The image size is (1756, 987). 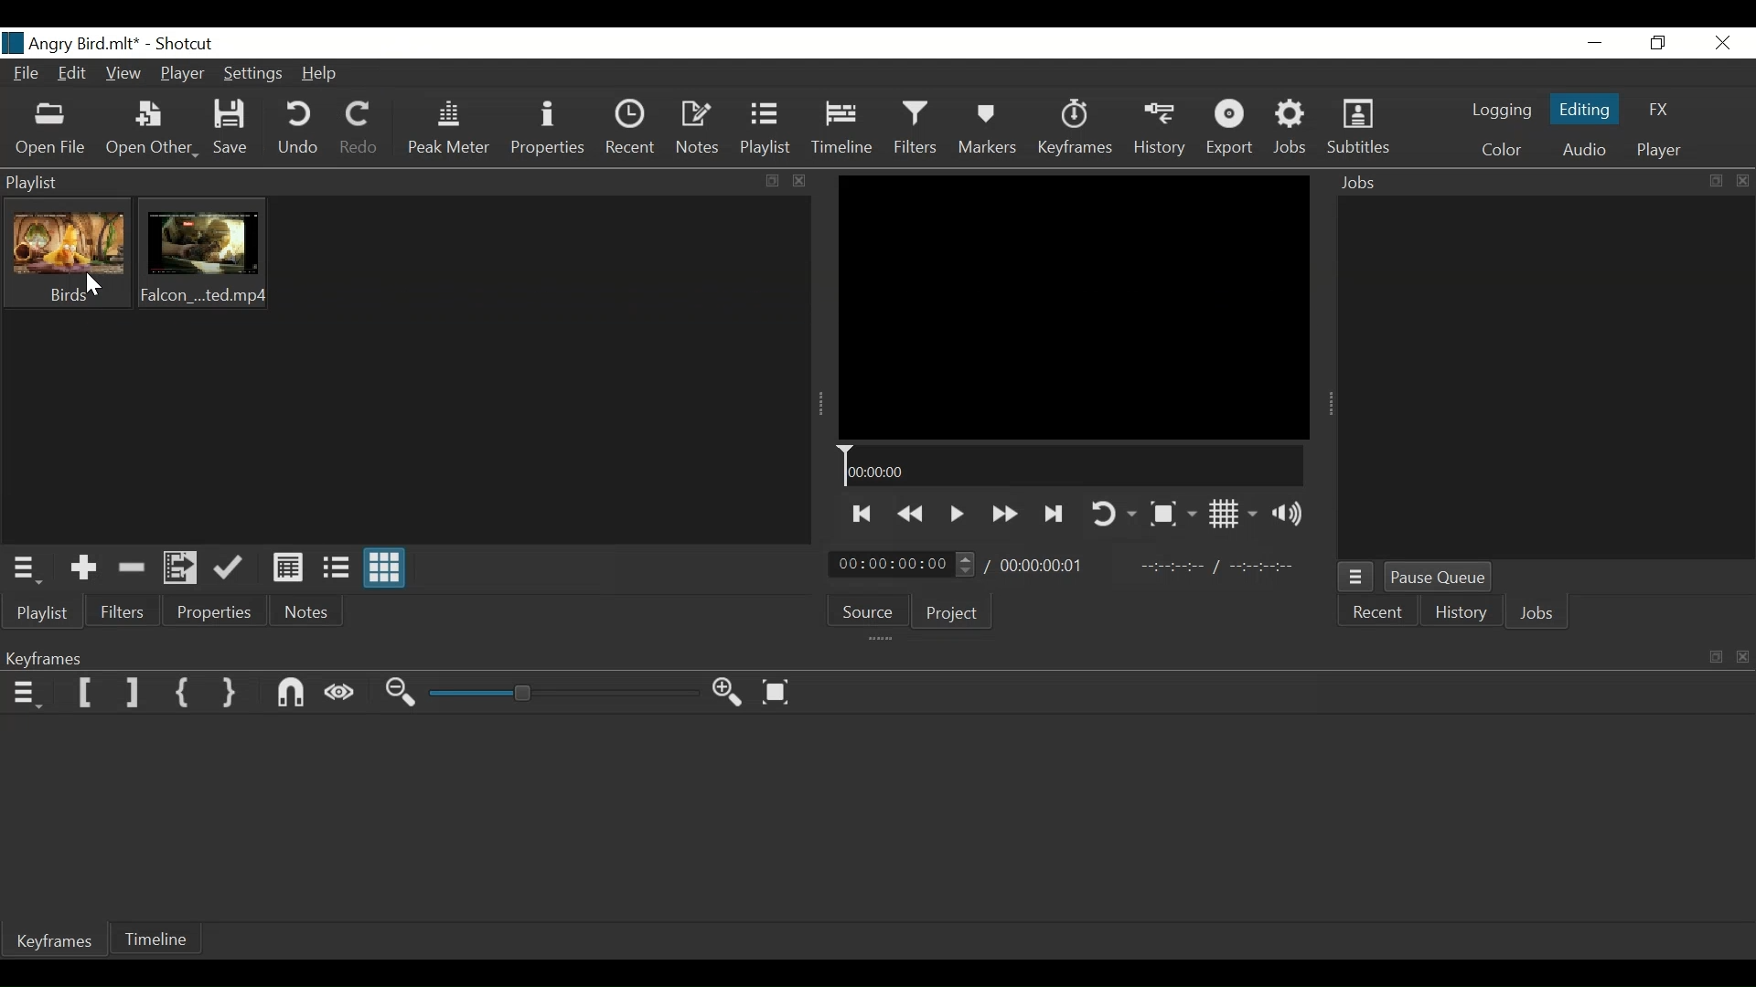 I want to click on Jobs, so click(x=1293, y=130).